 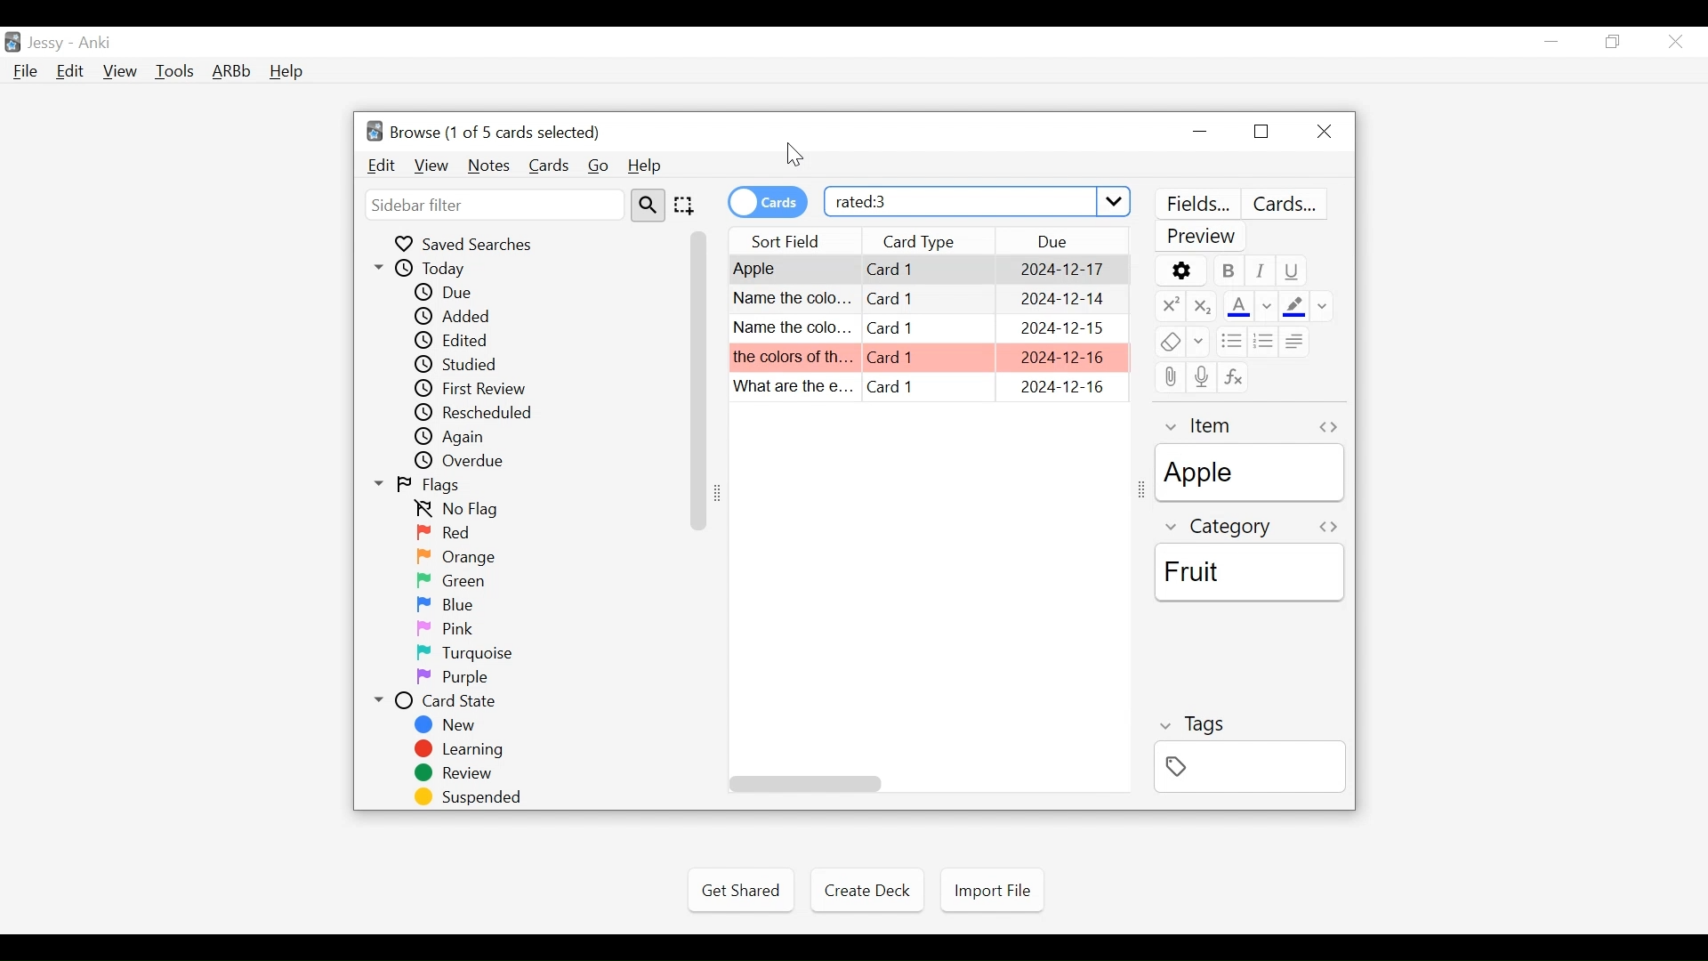 What do you see at coordinates (1298, 340) in the screenshot?
I see `Alignment` at bounding box center [1298, 340].